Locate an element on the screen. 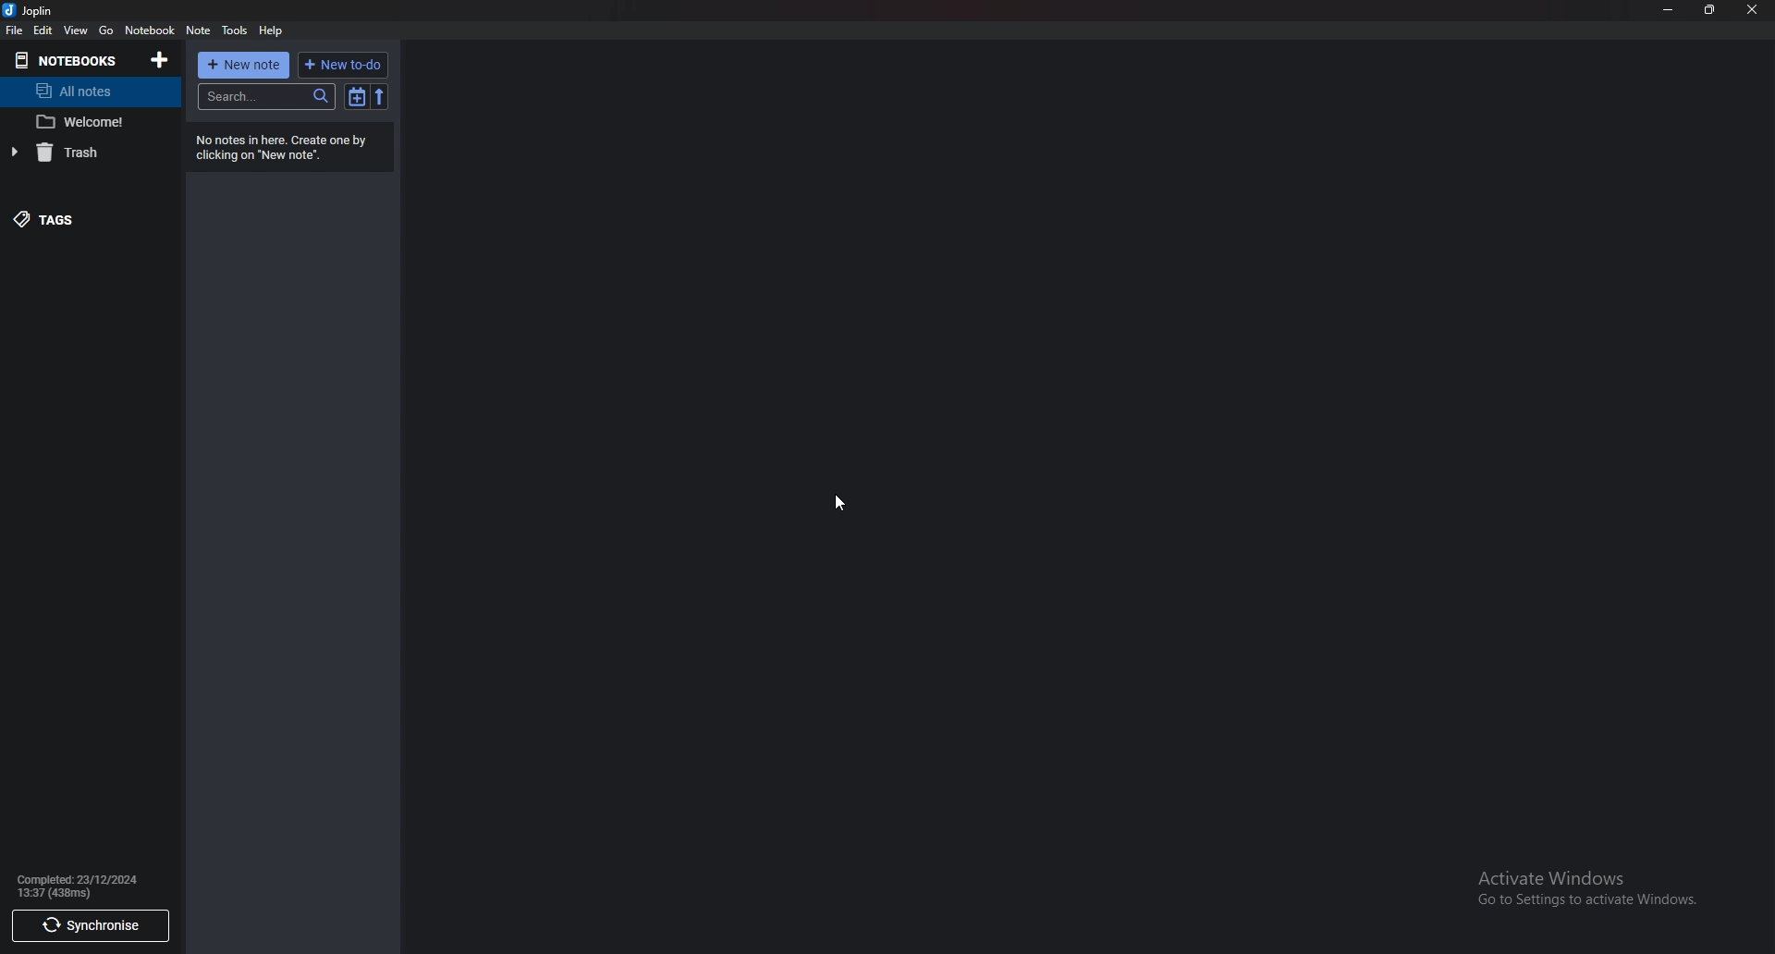  new to do is located at coordinates (340, 66).